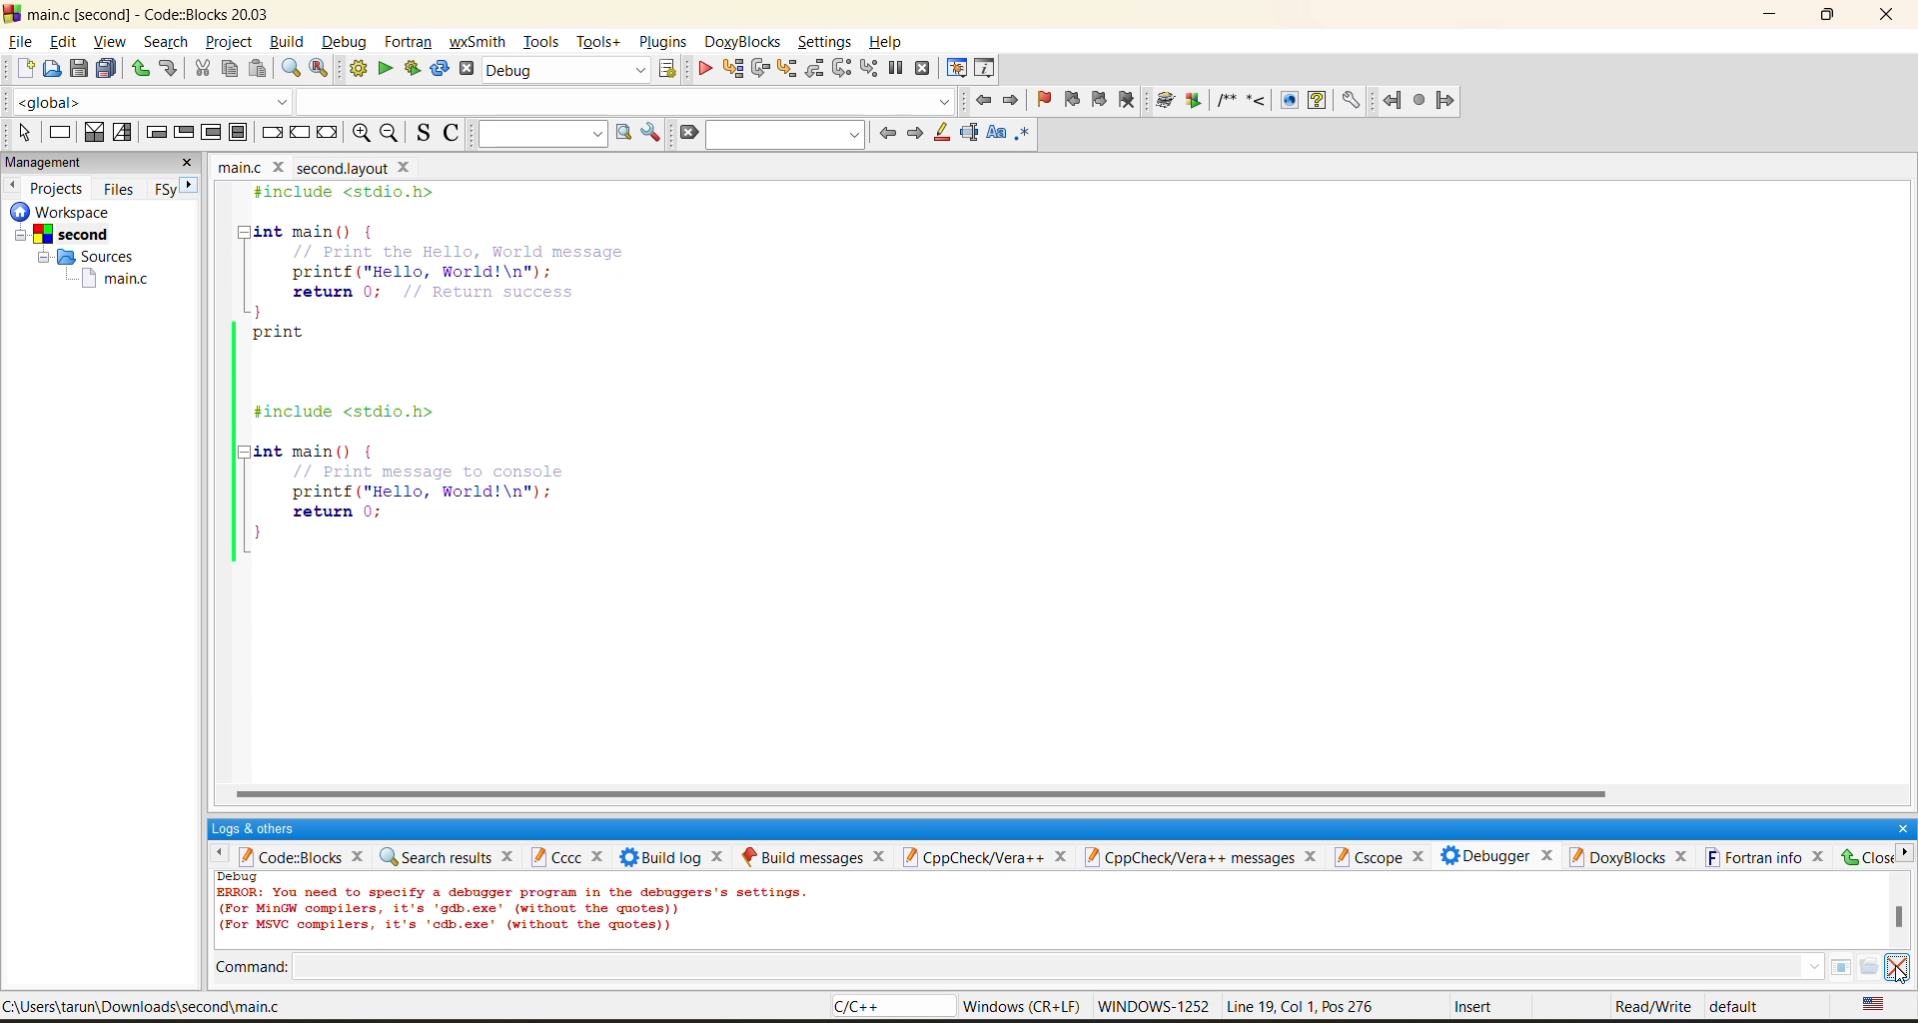 Image resolution: width=1918 pixels, height=1023 pixels. I want to click on menu, so click(1858, 968).